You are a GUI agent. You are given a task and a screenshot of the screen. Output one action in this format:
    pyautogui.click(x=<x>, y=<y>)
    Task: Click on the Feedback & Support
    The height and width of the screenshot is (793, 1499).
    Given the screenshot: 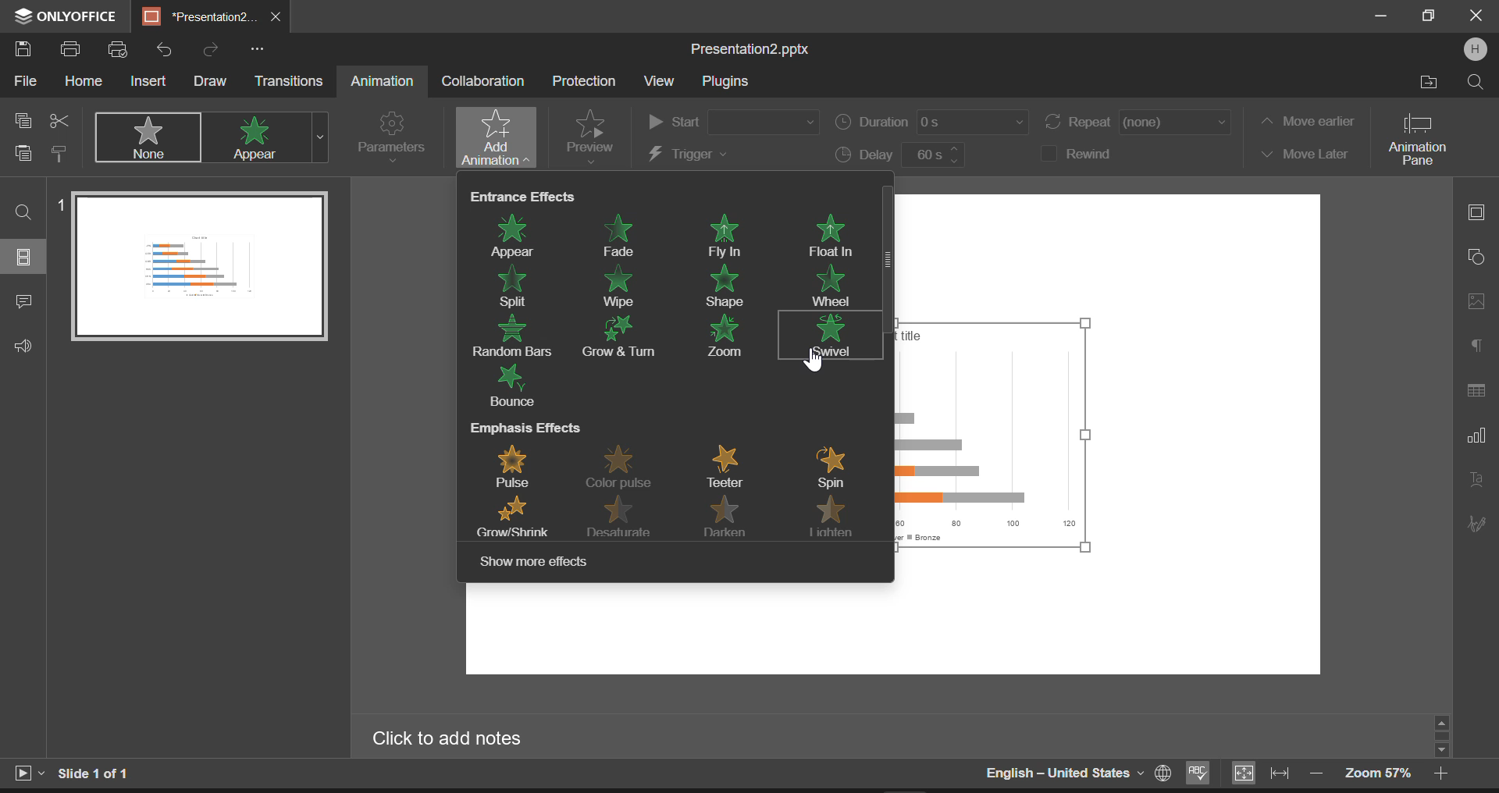 What is the action you would take?
    pyautogui.click(x=23, y=347)
    